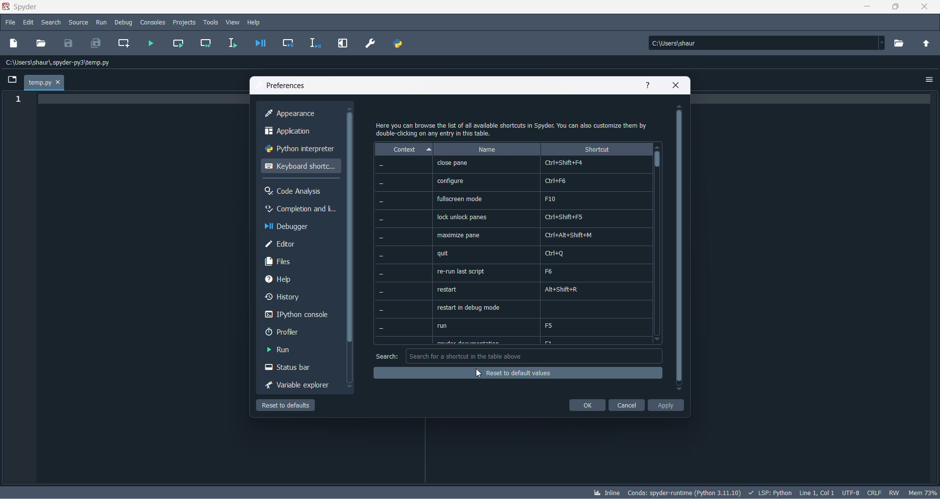 The height and width of the screenshot is (499, 940). Describe the element at coordinates (927, 44) in the screenshot. I see `parent folder` at that location.